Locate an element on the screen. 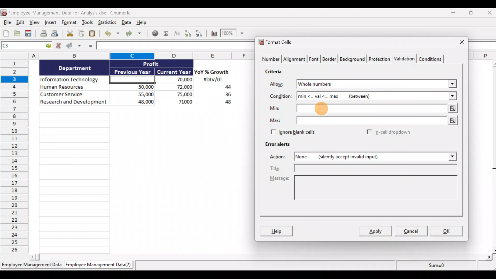  Sort descending is located at coordinates (198, 33).